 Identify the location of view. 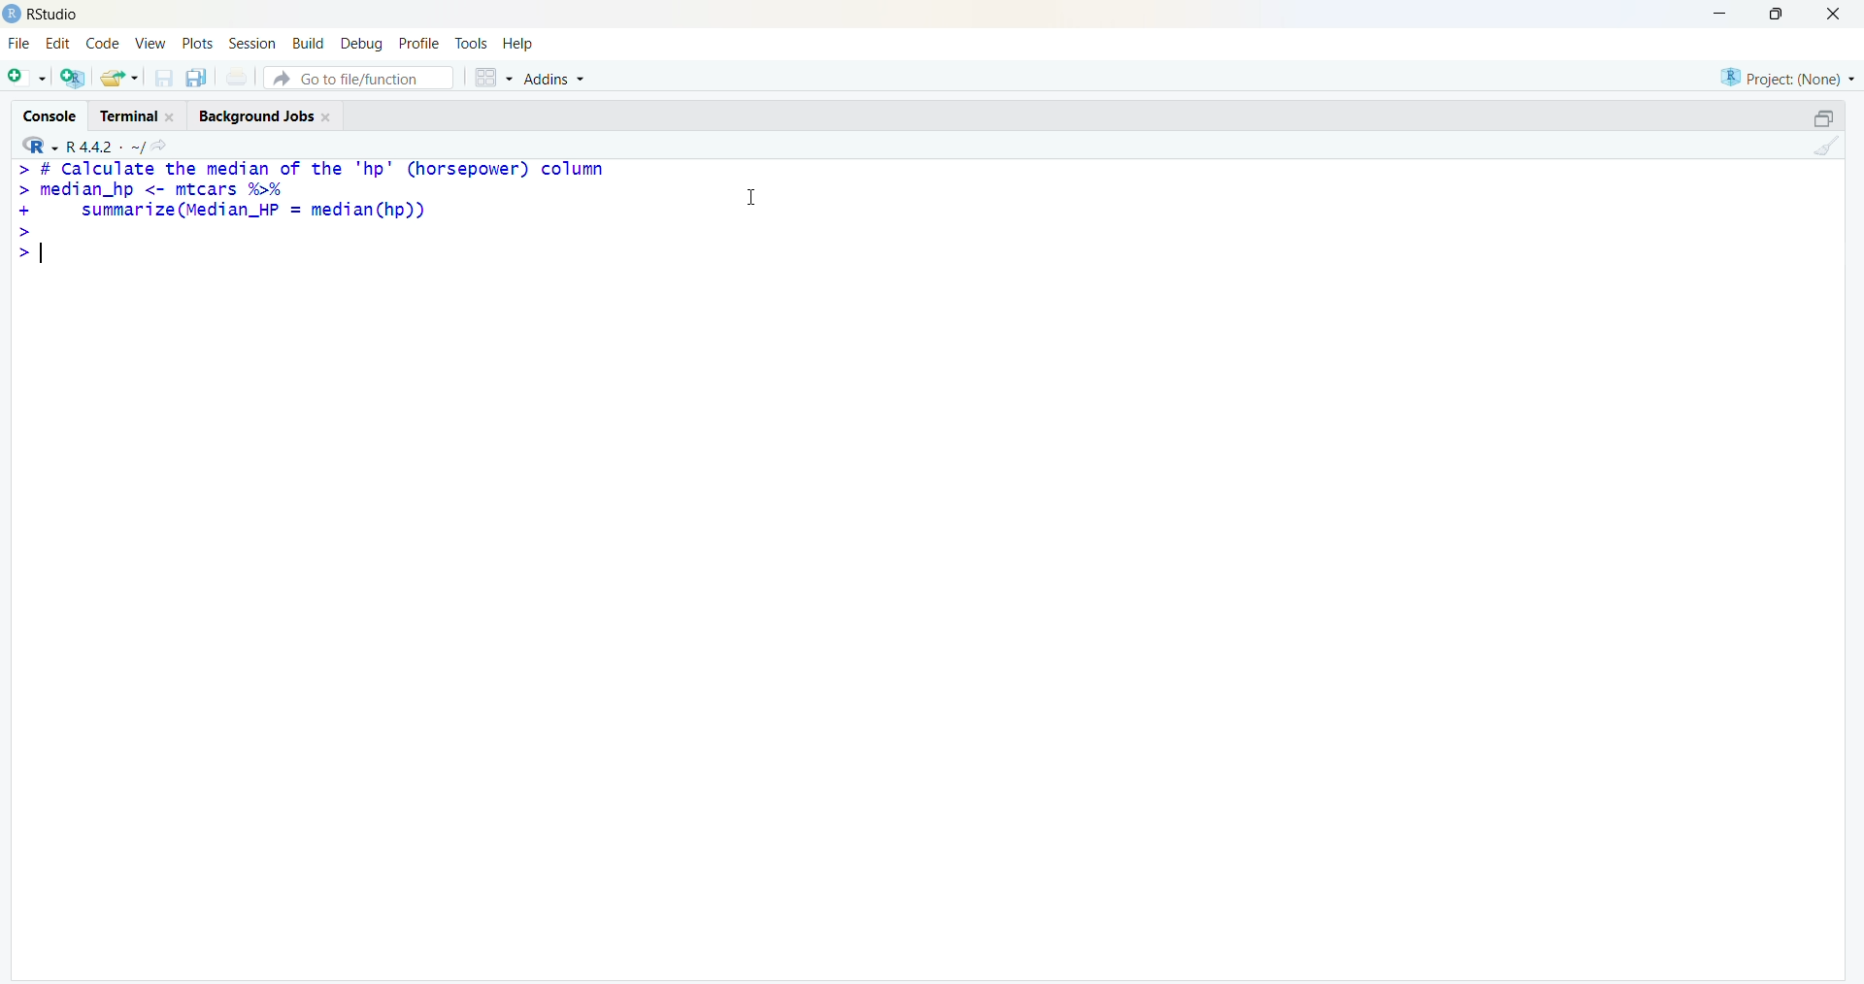
(151, 45).